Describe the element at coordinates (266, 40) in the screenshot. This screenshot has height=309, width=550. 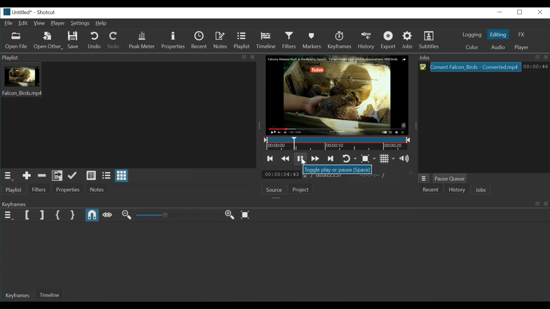
I see `Timeline` at that location.